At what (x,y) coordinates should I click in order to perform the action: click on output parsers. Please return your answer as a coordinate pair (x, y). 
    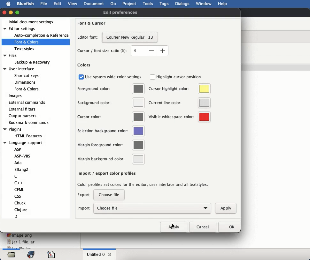
    Looking at the image, I should click on (23, 117).